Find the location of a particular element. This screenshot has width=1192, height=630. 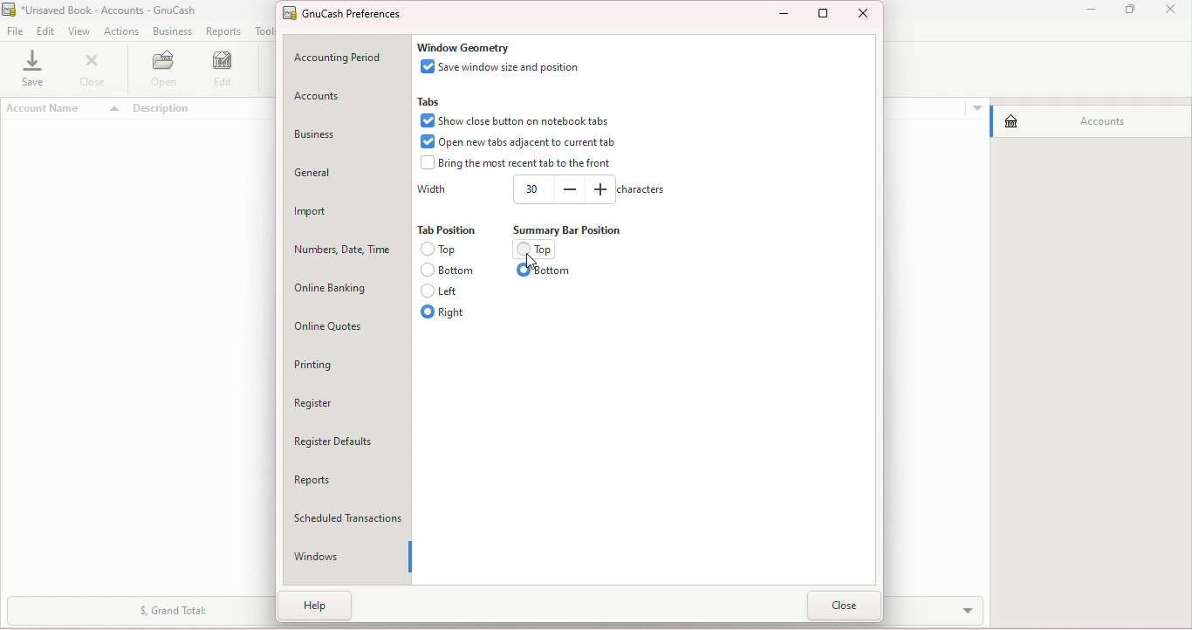

Summary bar drop down is located at coordinates (134, 613).